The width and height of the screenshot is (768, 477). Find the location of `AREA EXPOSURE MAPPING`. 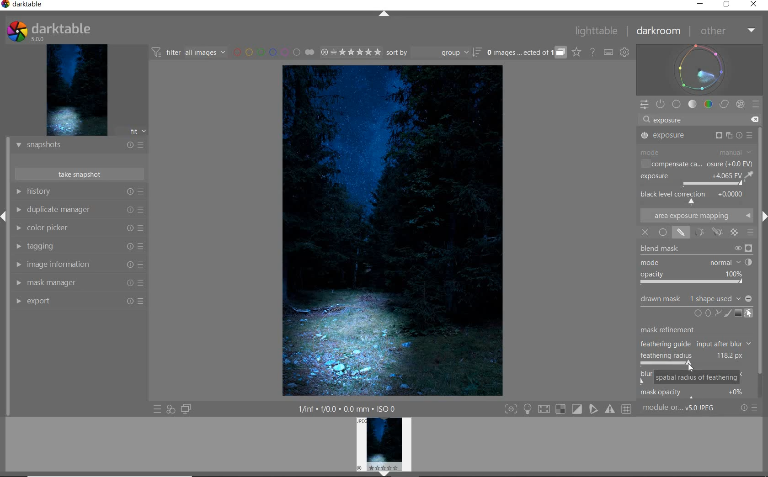

AREA EXPOSURE MAPPING is located at coordinates (696, 215).